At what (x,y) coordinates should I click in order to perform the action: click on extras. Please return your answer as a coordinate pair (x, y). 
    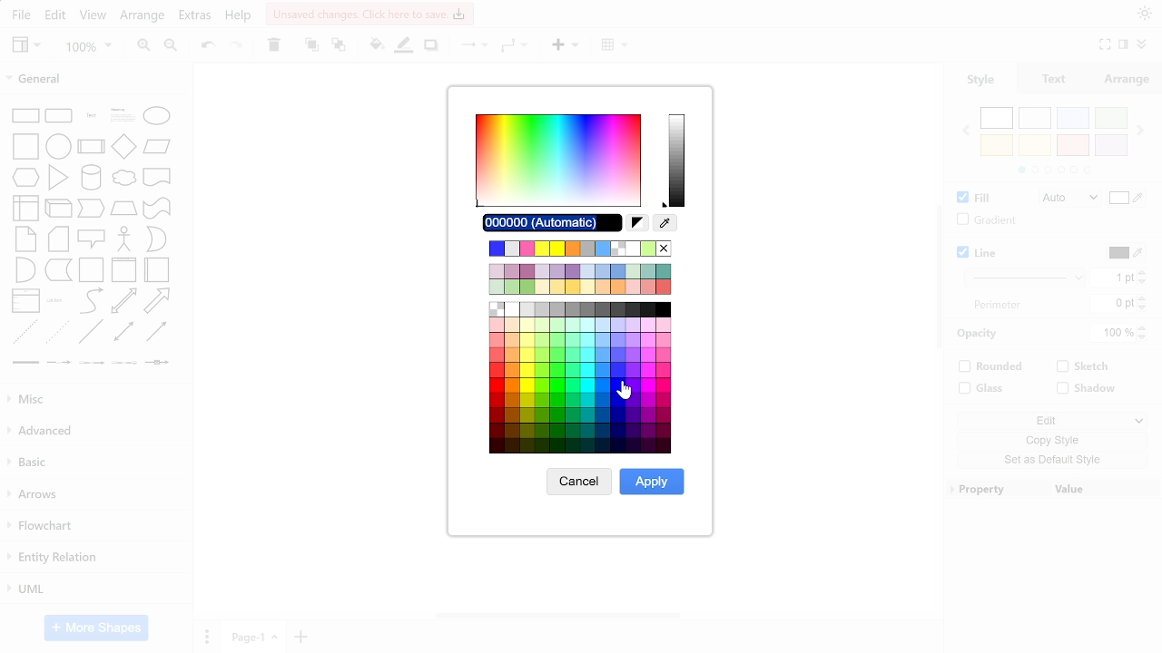
    Looking at the image, I should click on (196, 17).